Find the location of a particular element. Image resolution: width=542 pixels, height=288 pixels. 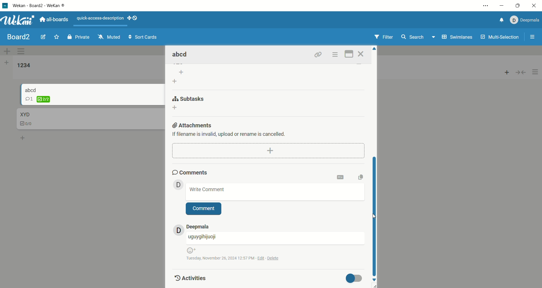

Up is located at coordinates (375, 50).